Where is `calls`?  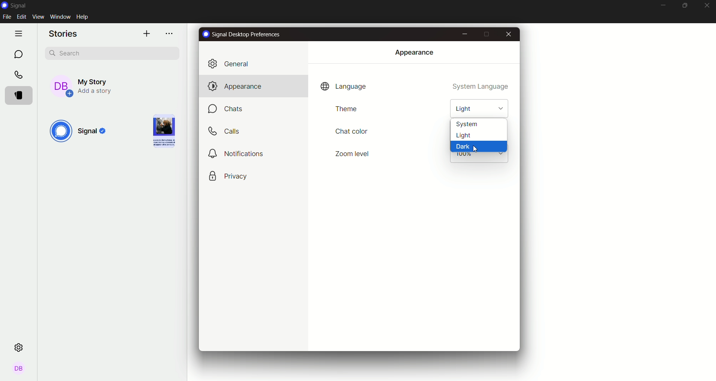 calls is located at coordinates (19, 75).